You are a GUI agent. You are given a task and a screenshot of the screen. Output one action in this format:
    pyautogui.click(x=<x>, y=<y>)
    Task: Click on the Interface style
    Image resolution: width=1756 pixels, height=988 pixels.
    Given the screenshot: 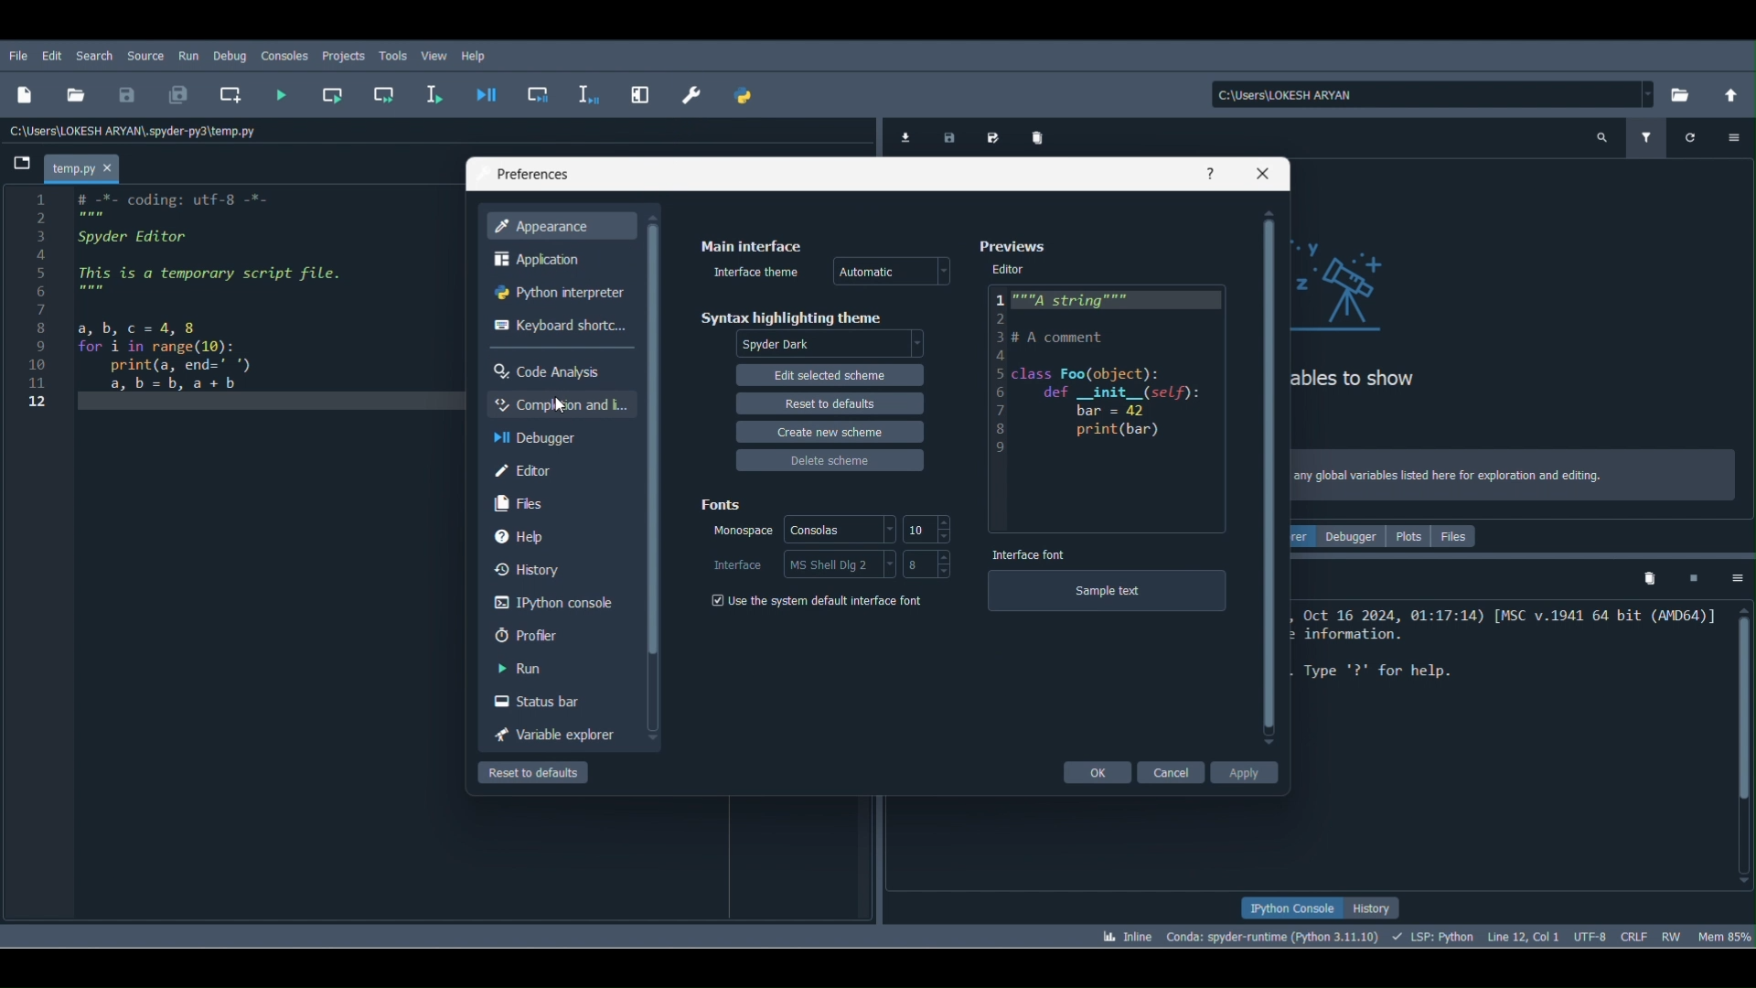 What is the action you would take?
    pyautogui.click(x=833, y=566)
    